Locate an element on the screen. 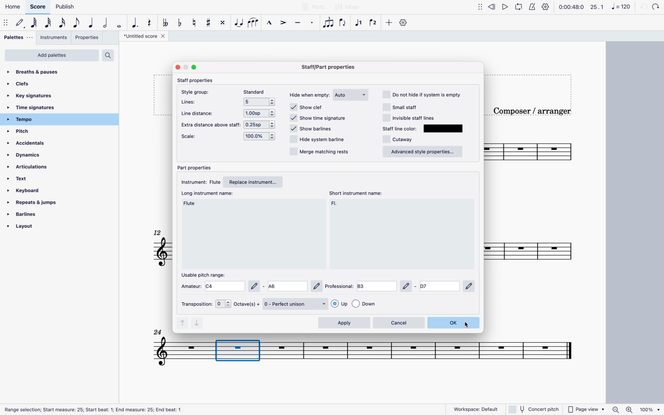 This screenshot has width=664, height=415. small staff is located at coordinates (407, 106).